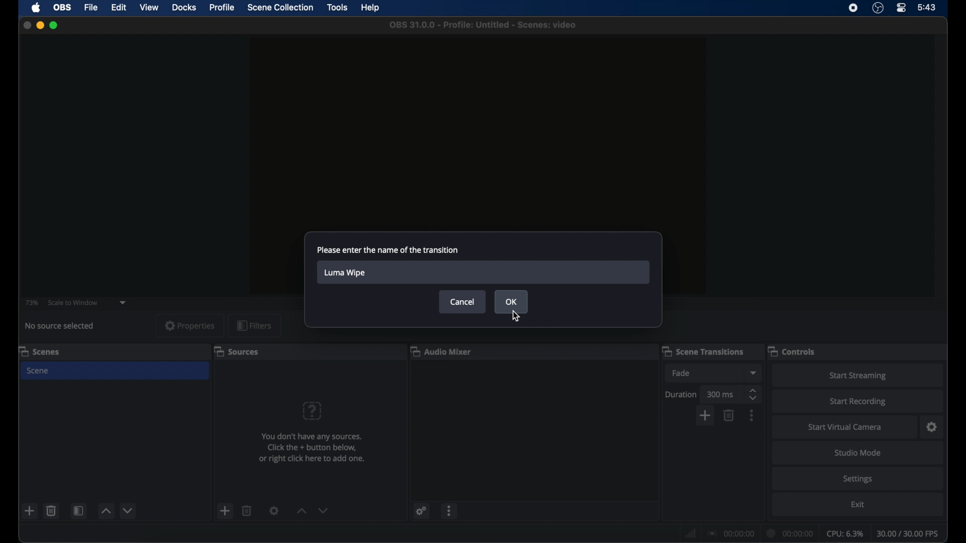 The width and height of the screenshot is (966, 543). What do you see at coordinates (753, 372) in the screenshot?
I see `dropdown` at bounding box center [753, 372].